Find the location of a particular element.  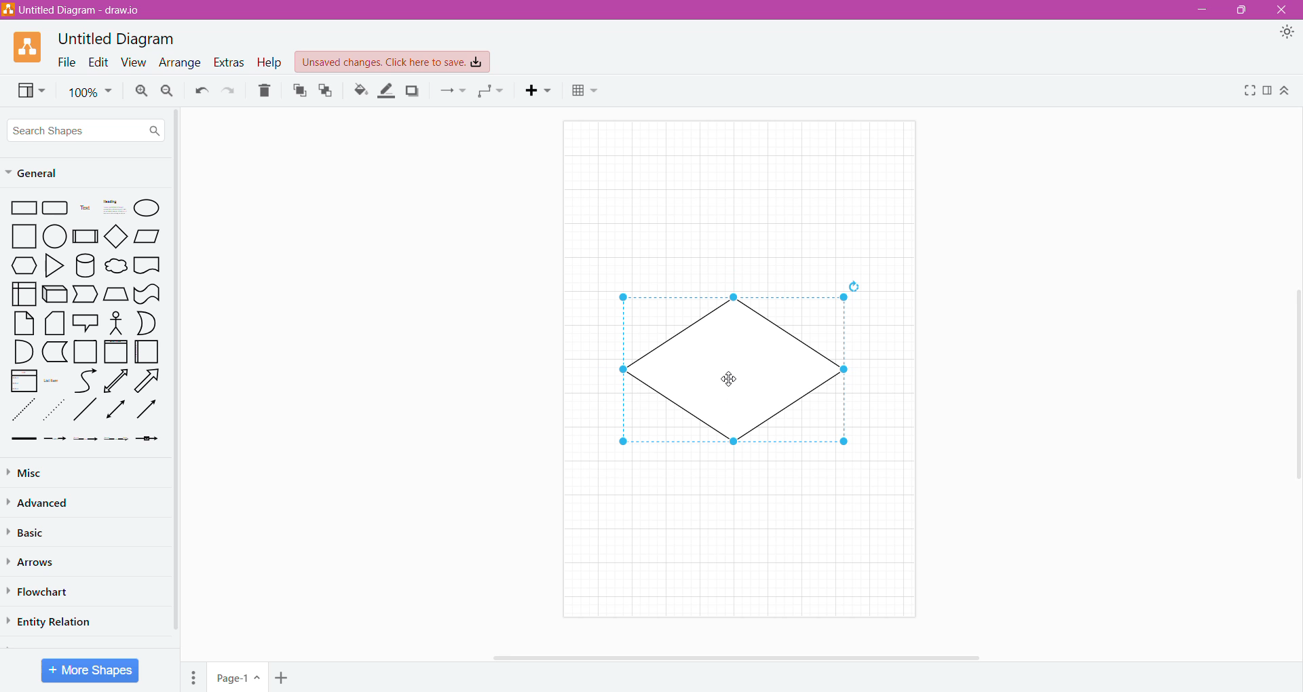

Edit is located at coordinates (95, 61).